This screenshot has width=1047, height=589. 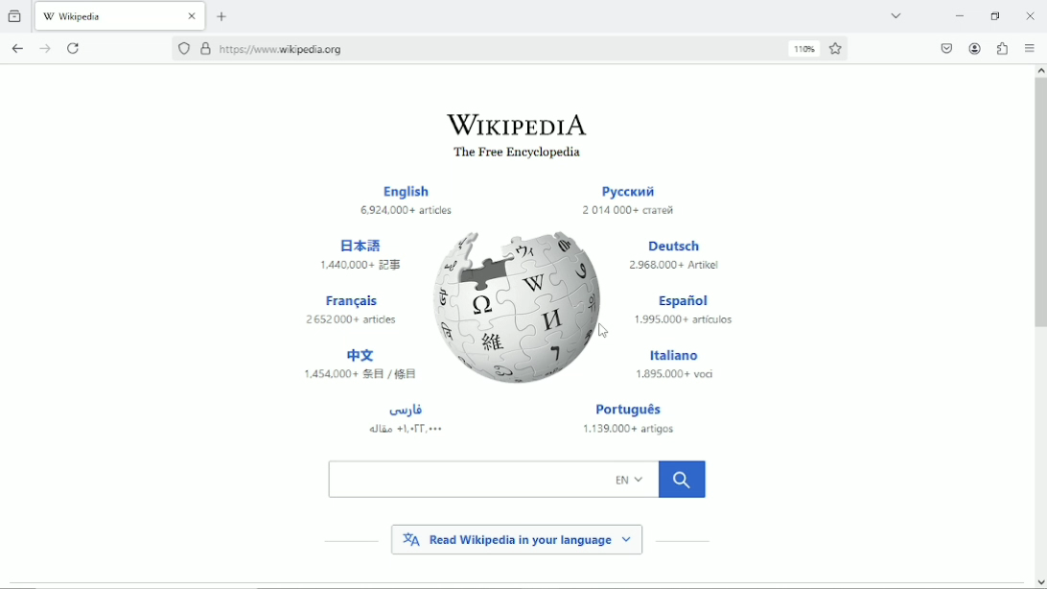 I want to click on account, so click(x=974, y=48).